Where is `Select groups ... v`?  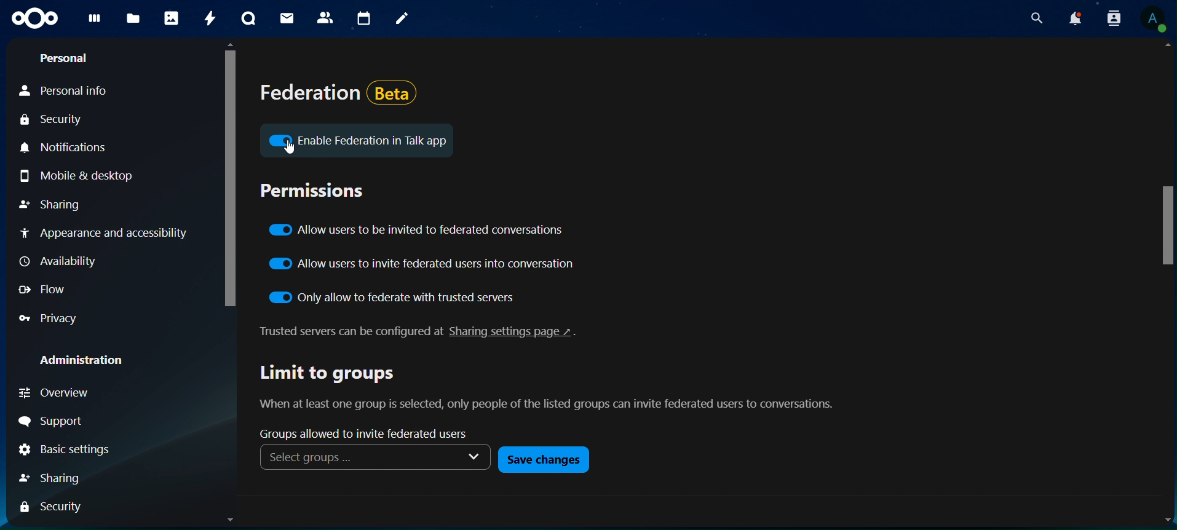
Select groups ... v is located at coordinates (374, 457).